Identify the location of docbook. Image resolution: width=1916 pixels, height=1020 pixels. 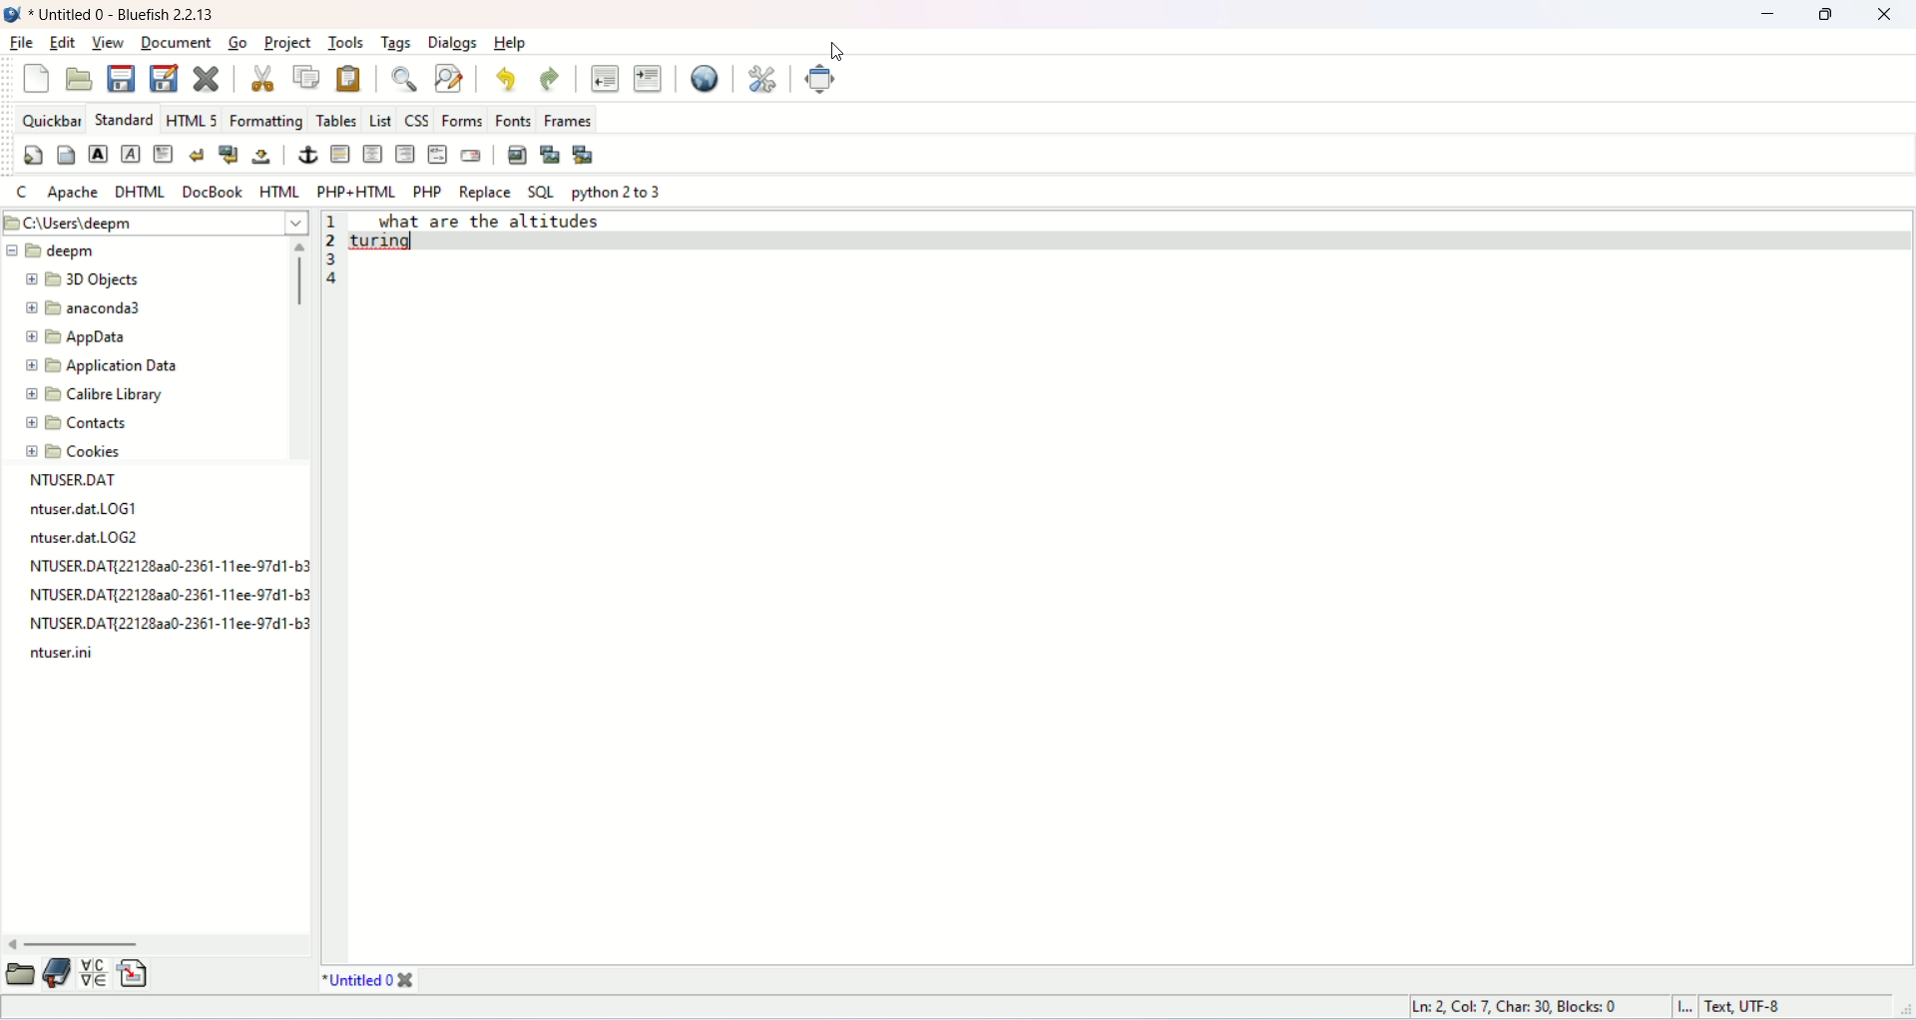
(216, 189).